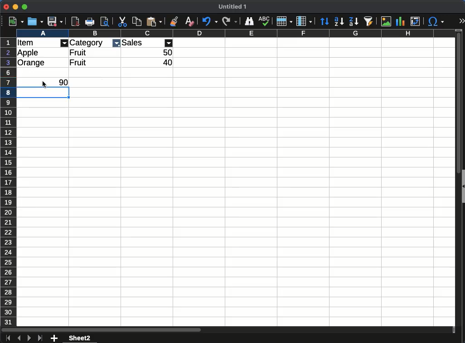 The height and width of the screenshot is (343, 465). Describe the element at coordinates (168, 53) in the screenshot. I see `50` at that location.